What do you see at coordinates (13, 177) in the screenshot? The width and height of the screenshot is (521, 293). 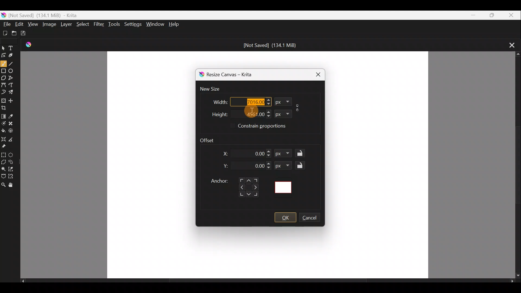 I see `Magnetic curve selection tool` at bounding box center [13, 177].